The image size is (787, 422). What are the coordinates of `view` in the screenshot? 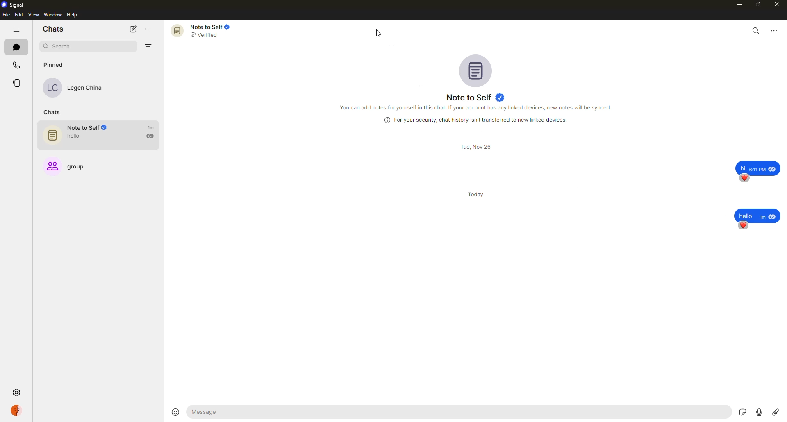 It's located at (33, 15).